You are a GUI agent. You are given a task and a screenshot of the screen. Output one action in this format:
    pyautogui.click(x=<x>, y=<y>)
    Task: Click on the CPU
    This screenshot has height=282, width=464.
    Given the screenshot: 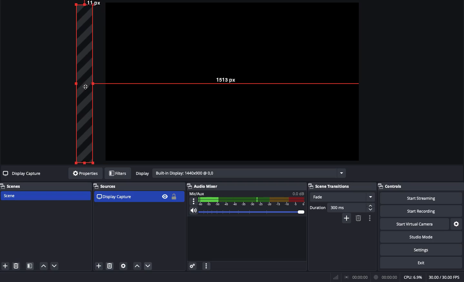 What is the action you would take?
    pyautogui.click(x=413, y=277)
    